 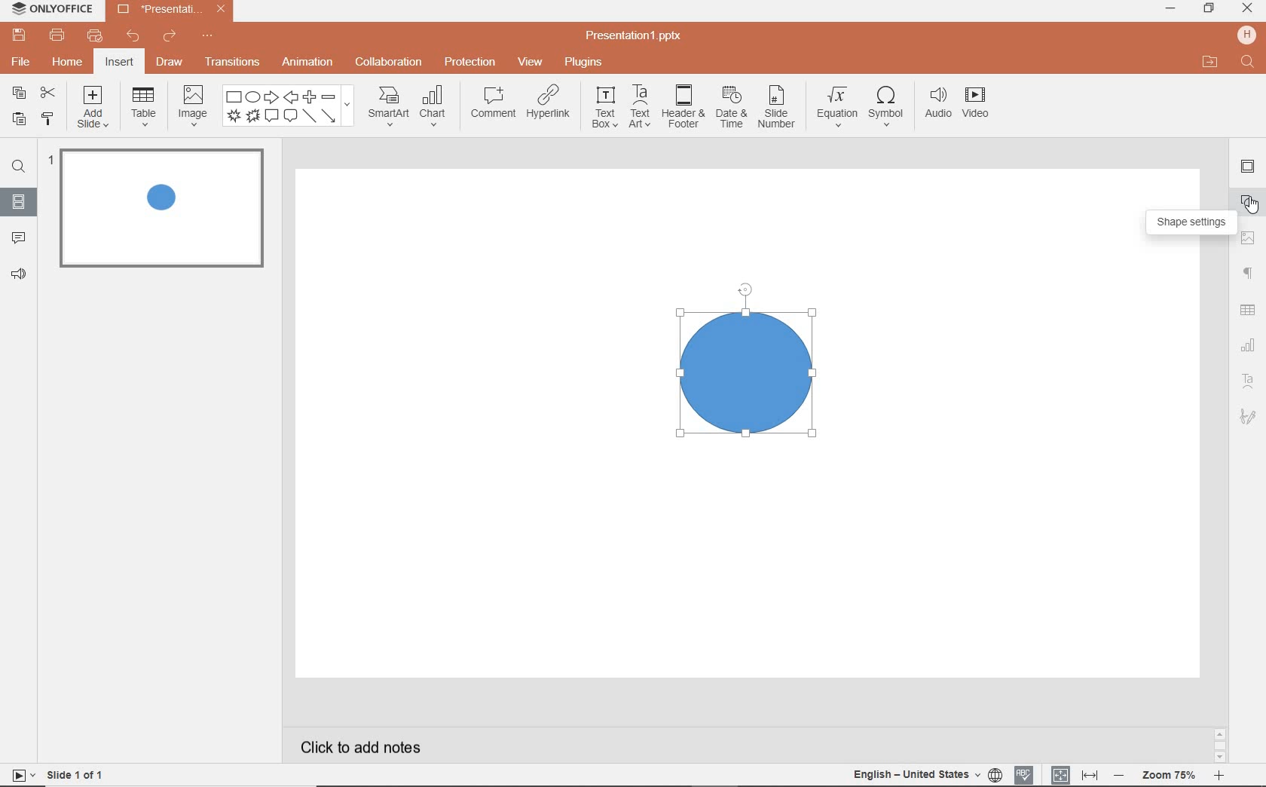 I want to click on draw, so click(x=170, y=65).